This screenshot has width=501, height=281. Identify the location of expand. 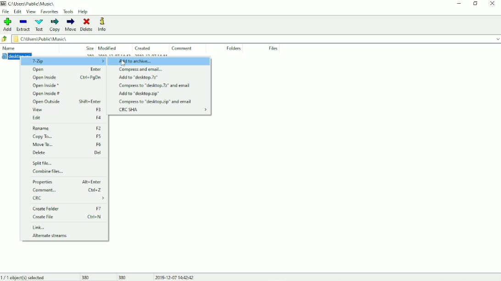
(206, 110).